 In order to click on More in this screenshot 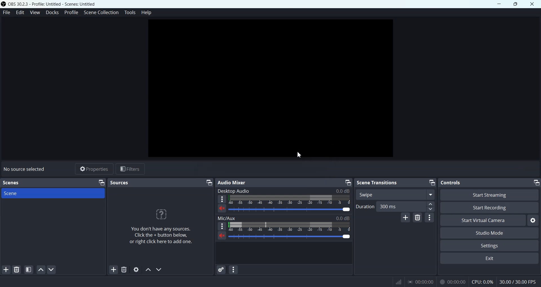, I will do `click(222, 199)`.